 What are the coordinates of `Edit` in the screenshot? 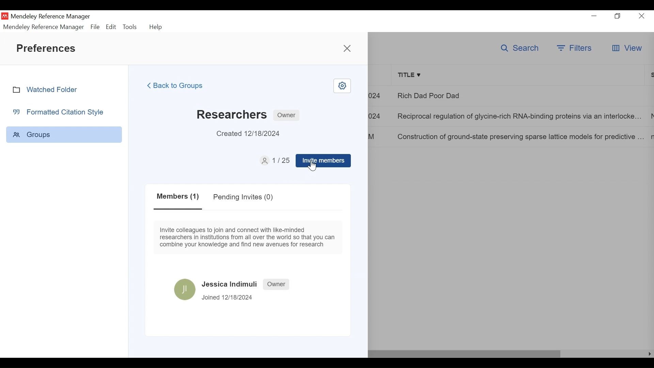 It's located at (111, 27).